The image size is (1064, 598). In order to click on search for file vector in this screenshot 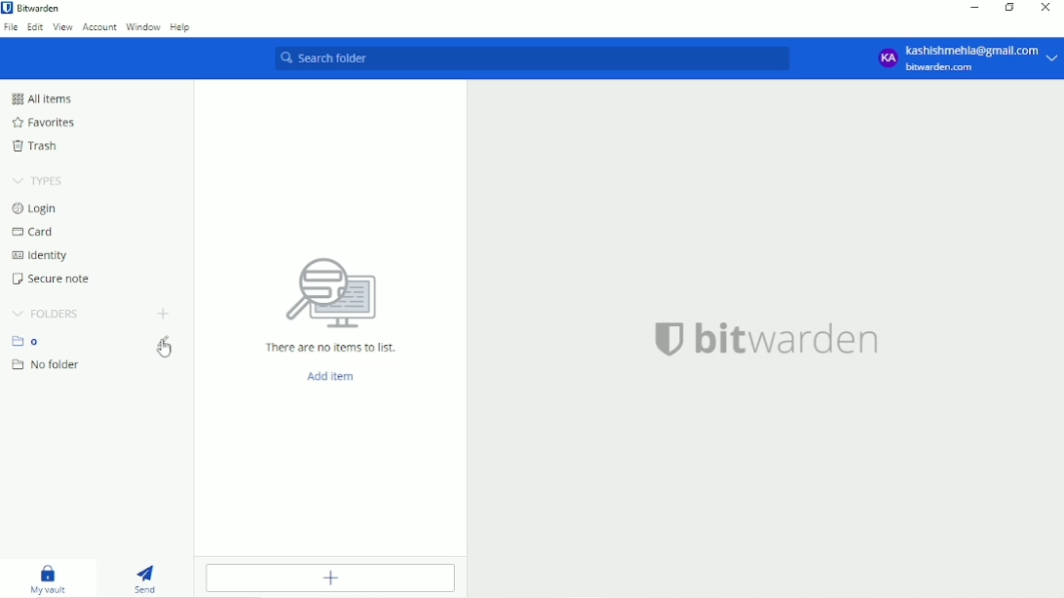, I will do `click(329, 292)`.